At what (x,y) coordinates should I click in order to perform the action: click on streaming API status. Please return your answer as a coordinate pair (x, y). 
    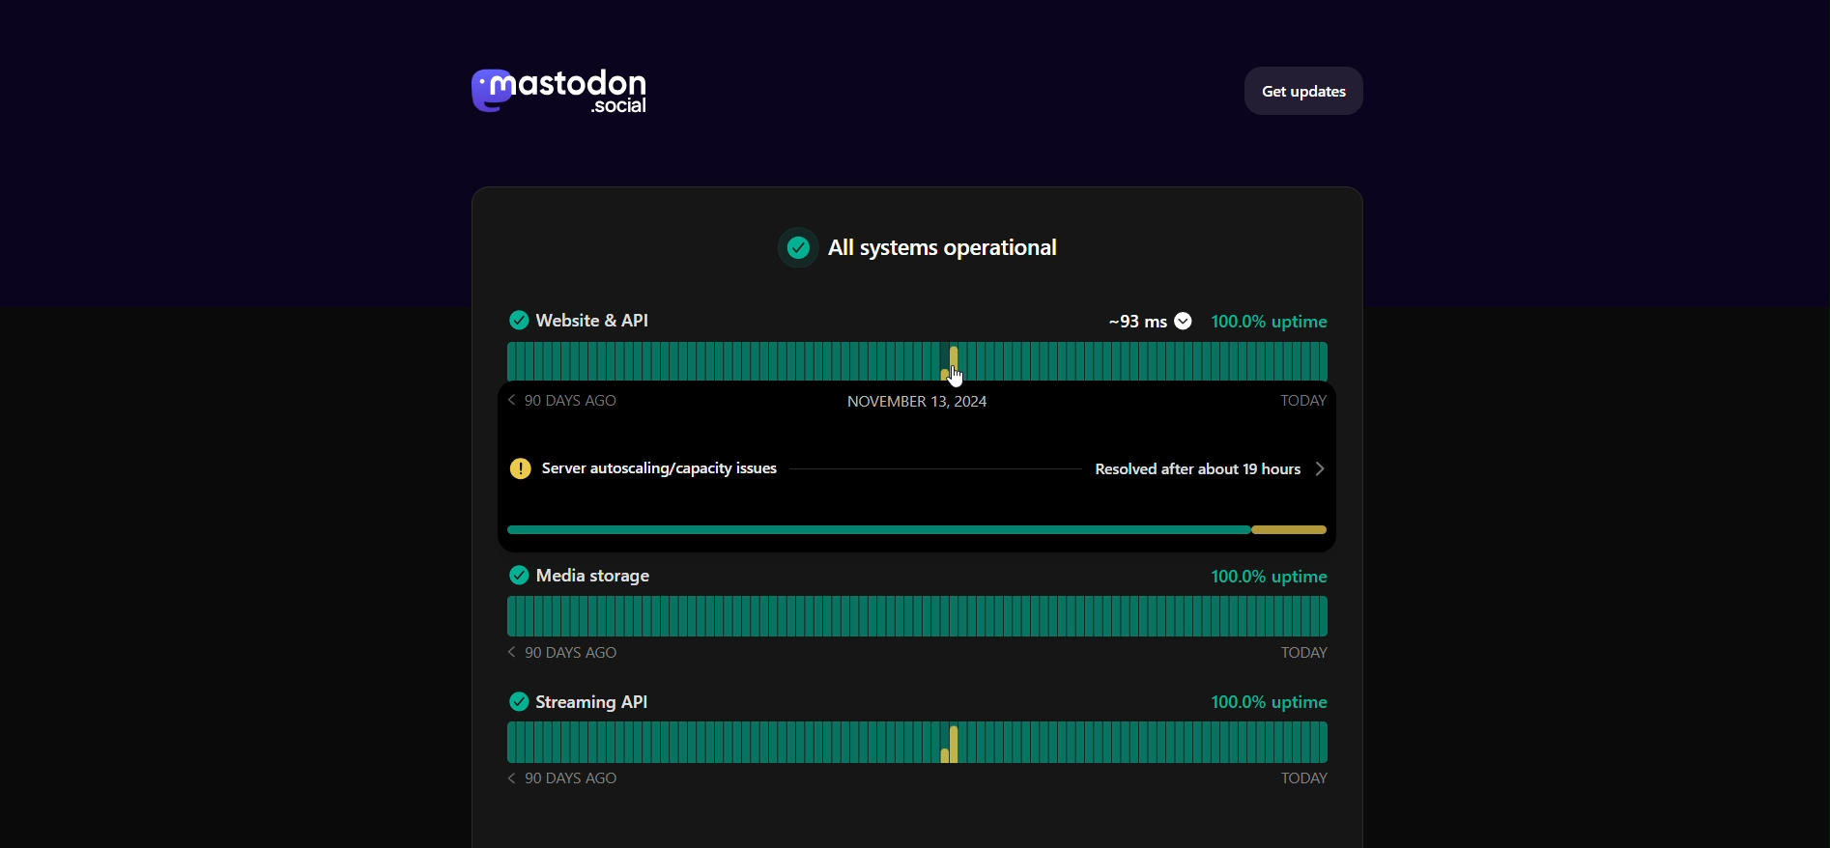
    Looking at the image, I should click on (929, 742).